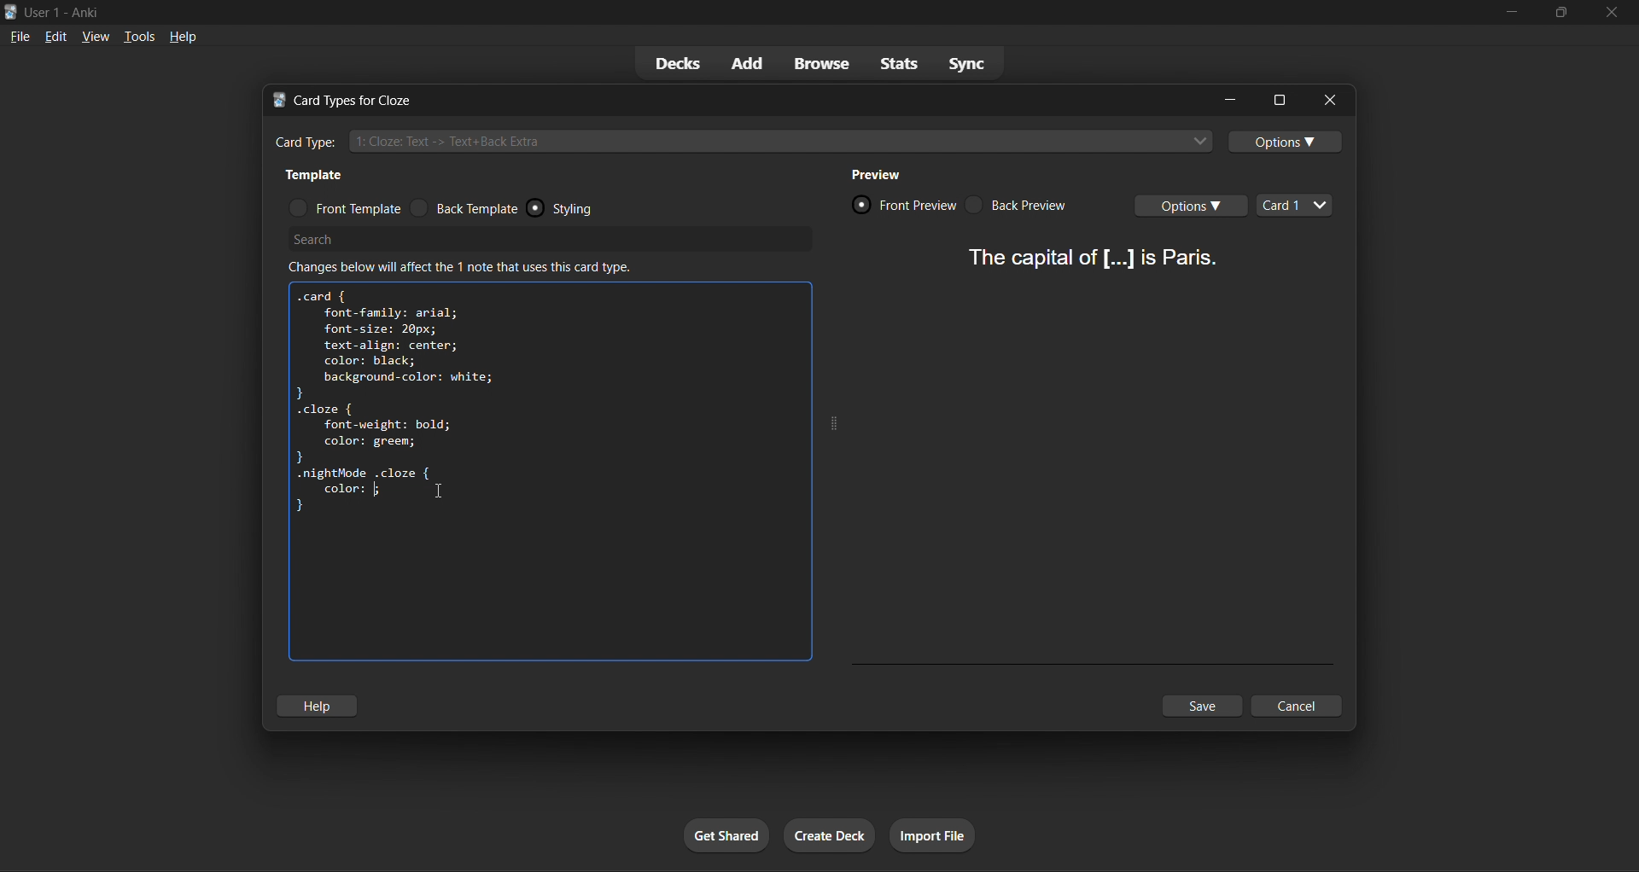 The height and width of the screenshot is (872, 1639). I want to click on text cursor, so click(440, 489).